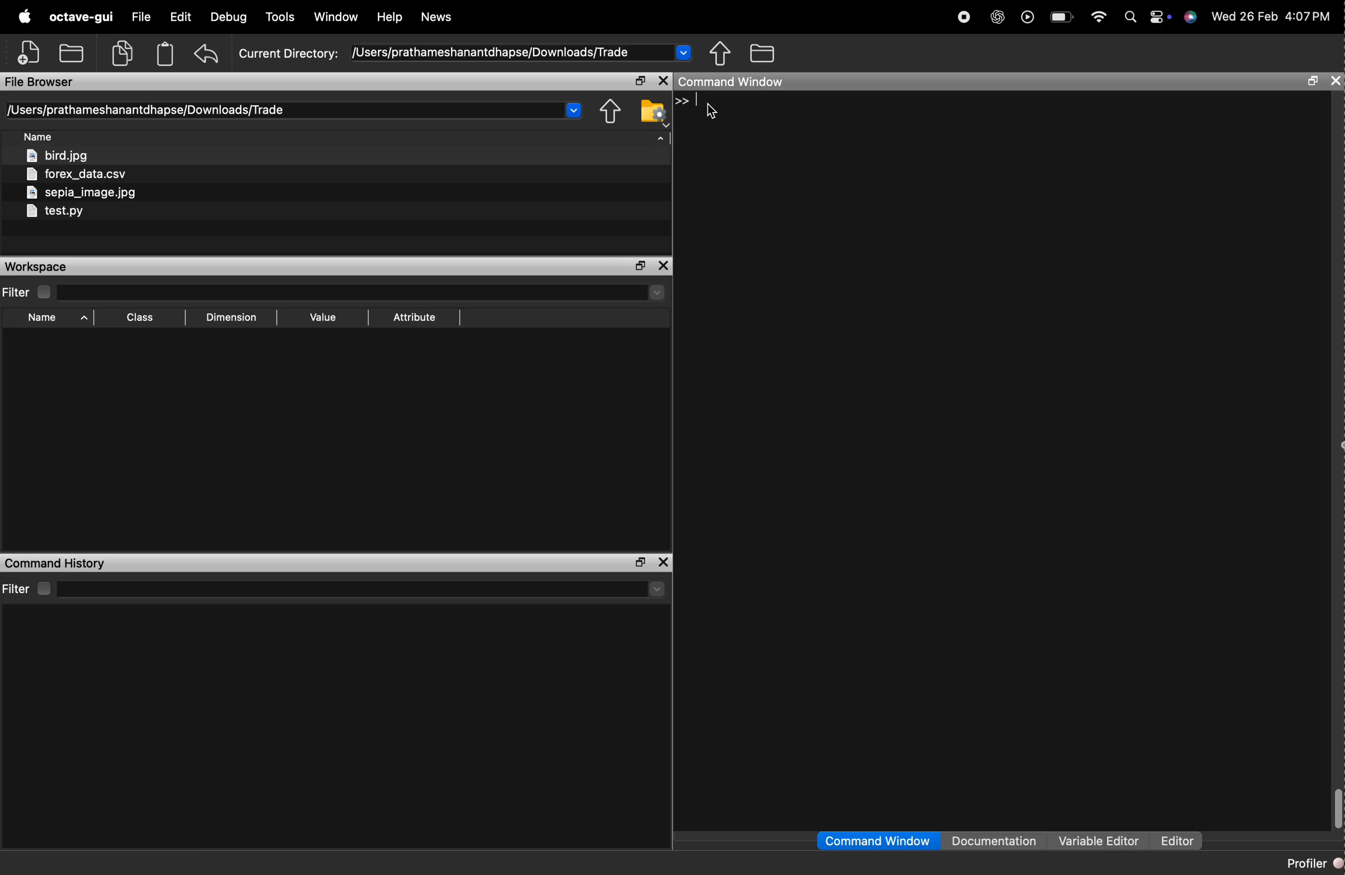  I want to click on News, so click(439, 17).